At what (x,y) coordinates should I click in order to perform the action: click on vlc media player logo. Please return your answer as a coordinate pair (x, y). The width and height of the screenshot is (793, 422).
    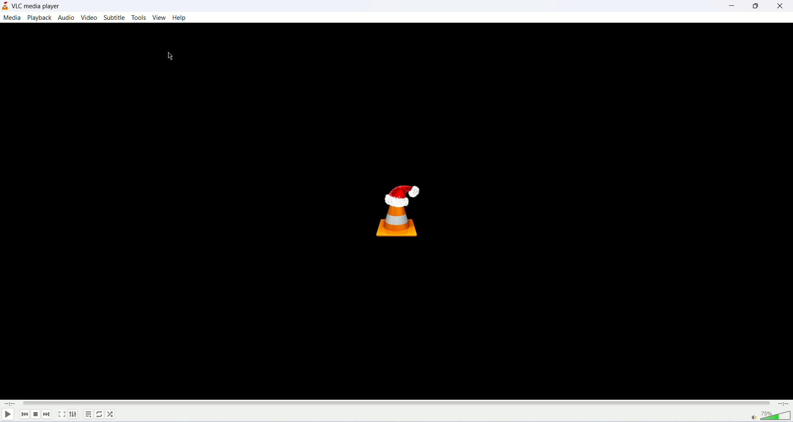
    Looking at the image, I should click on (401, 206).